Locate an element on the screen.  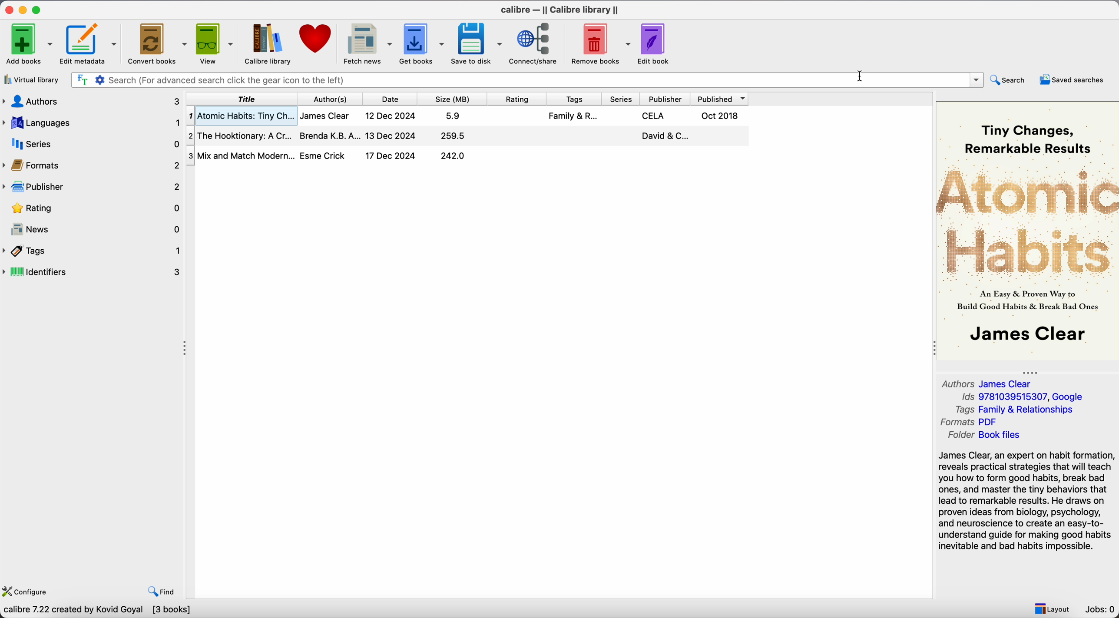
maximize is located at coordinates (38, 8).